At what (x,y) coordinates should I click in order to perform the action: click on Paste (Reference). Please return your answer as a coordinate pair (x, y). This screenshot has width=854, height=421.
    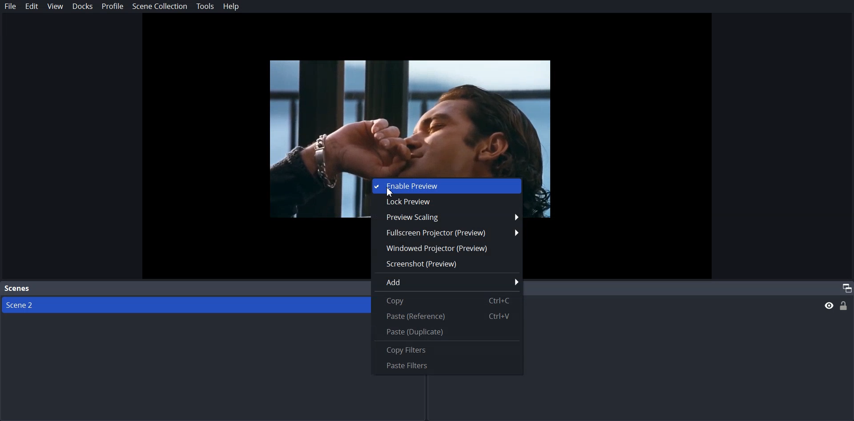
    Looking at the image, I should click on (445, 316).